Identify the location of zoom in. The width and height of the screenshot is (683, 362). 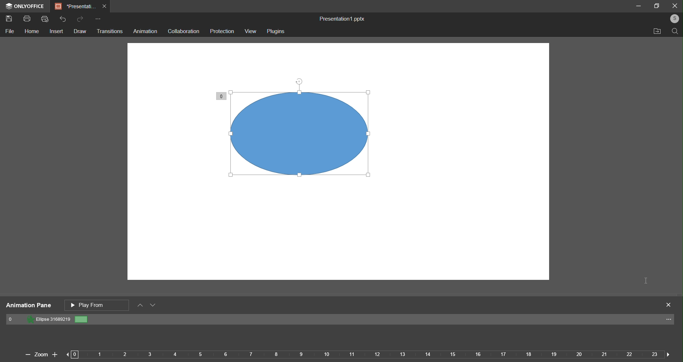
(55, 353).